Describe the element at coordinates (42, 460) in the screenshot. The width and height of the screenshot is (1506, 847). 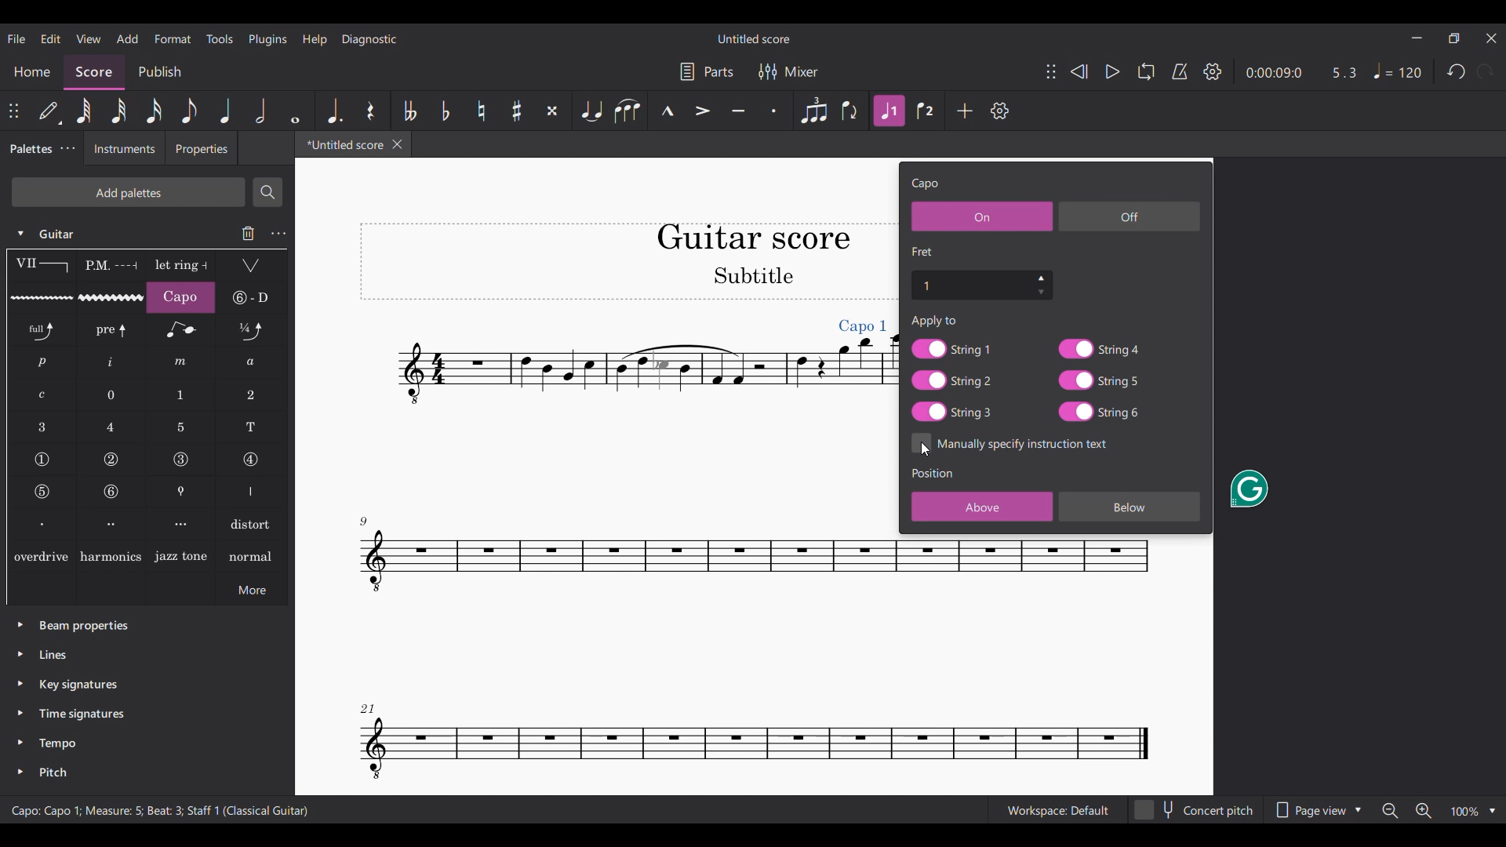
I see `String number 1` at that location.